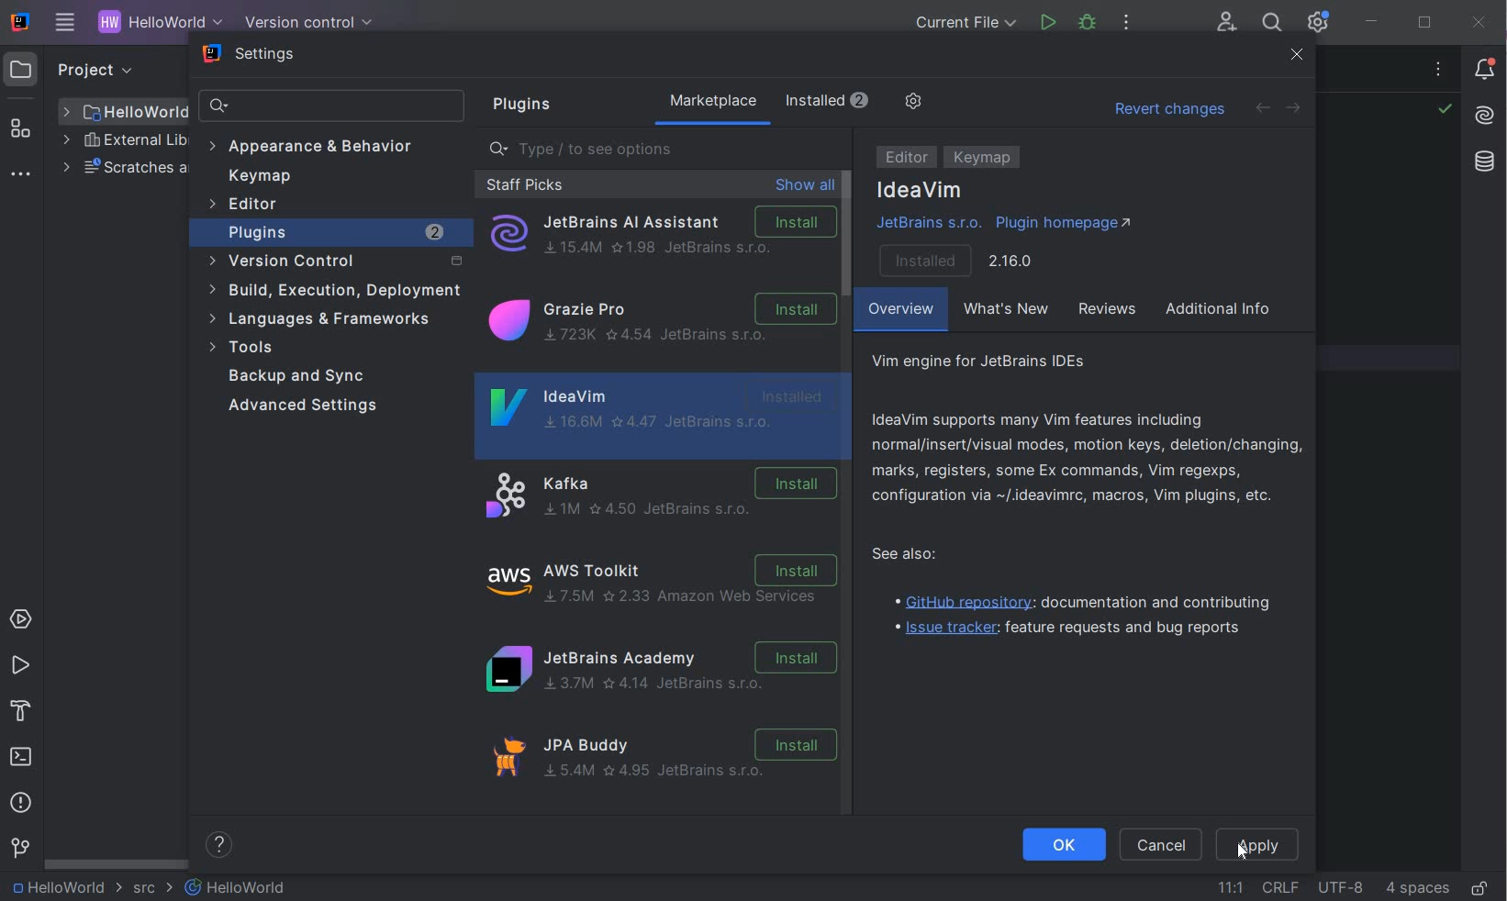 This screenshot has width=1507, height=901. Describe the element at coordinates (156, 24) in the screenshot. I see `PROJECT NAME` at that location.